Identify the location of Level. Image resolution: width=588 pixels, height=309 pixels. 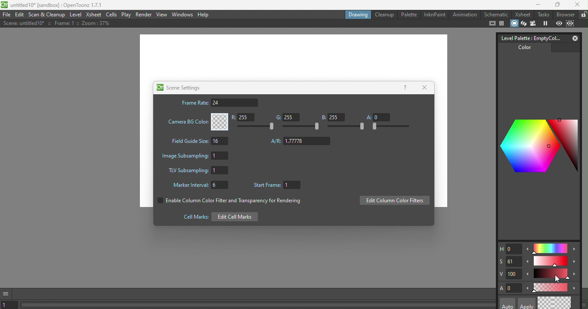
(76, 15).